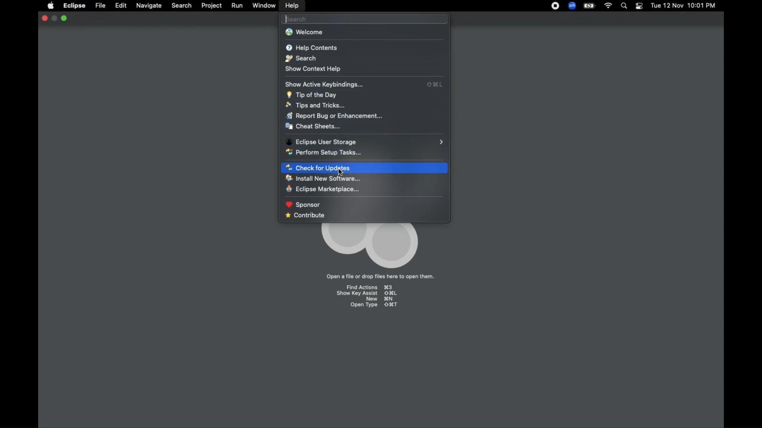 The height and width of the screenshot is (428, 762). I want to click on Tips and Tricks, so click(365, 105).